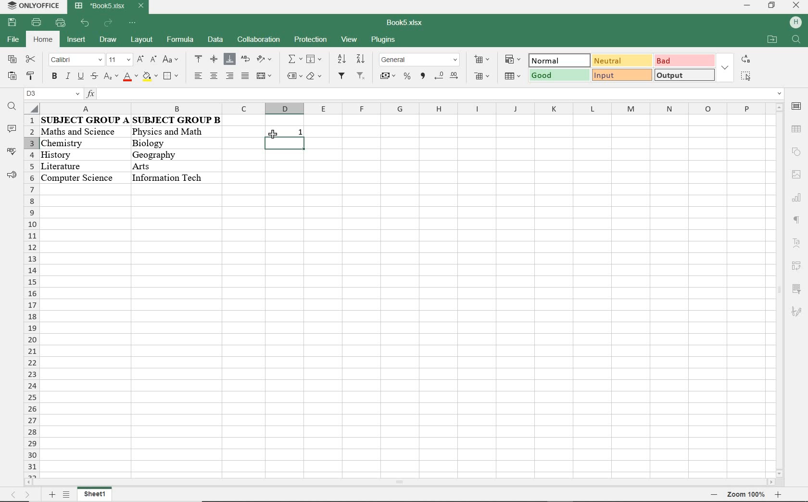 Image resolution: width=808 pixels, height=502 pixels. Describe the element at coordinates (83, 143) in the screenshot. I see `chemistry` at that location.